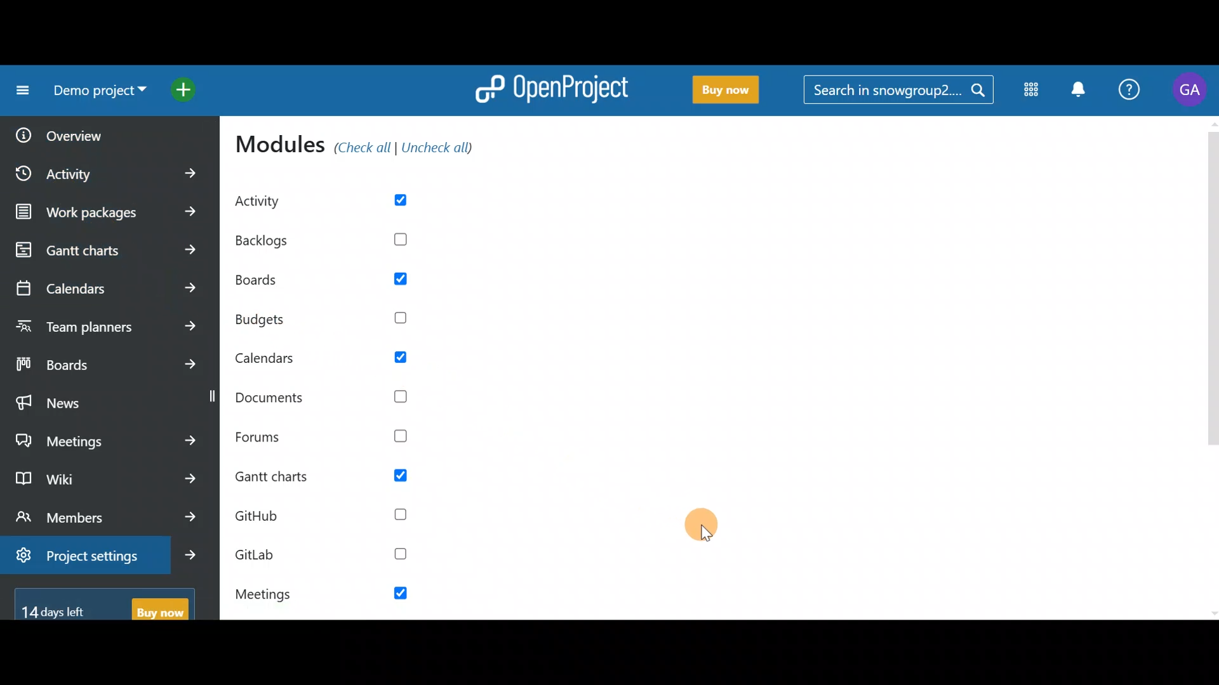  Describe the element at coordinates (105, 362) in the screenshot. I see `Boards` at that location.